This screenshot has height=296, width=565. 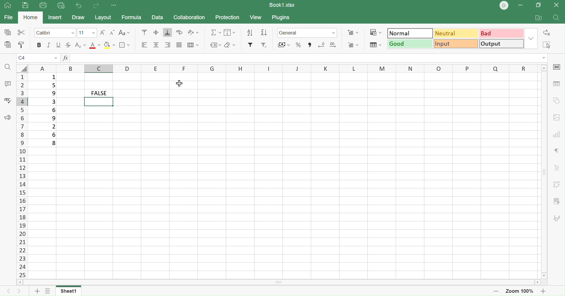 What do you see at coordinates (25, 6) in the screenshot?
I see `Save` at bounding box center [25, 6].